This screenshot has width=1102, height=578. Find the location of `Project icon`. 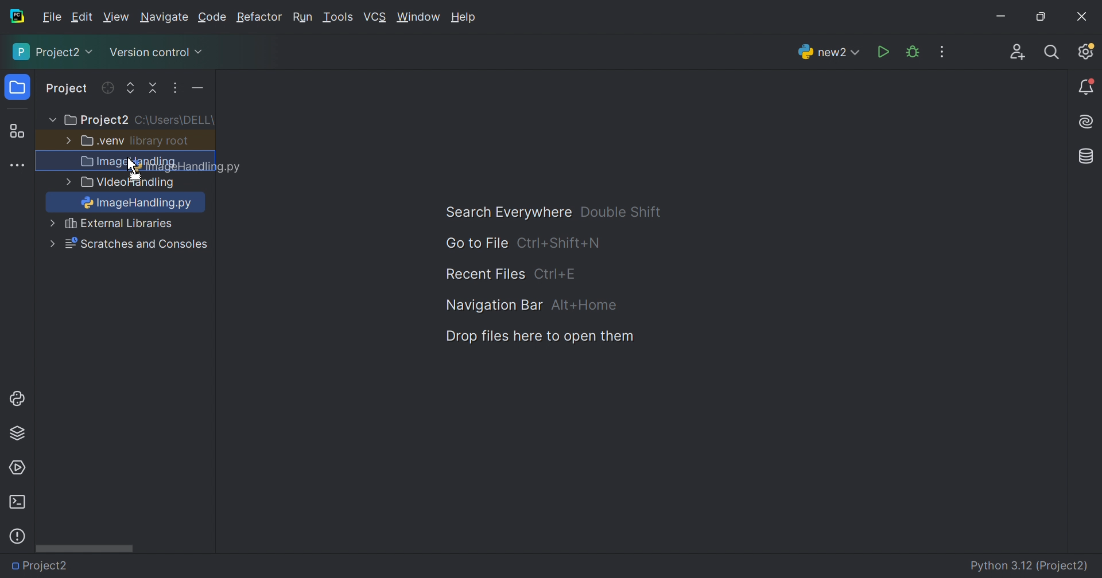

Project icon is located at coordinates (19, 88).